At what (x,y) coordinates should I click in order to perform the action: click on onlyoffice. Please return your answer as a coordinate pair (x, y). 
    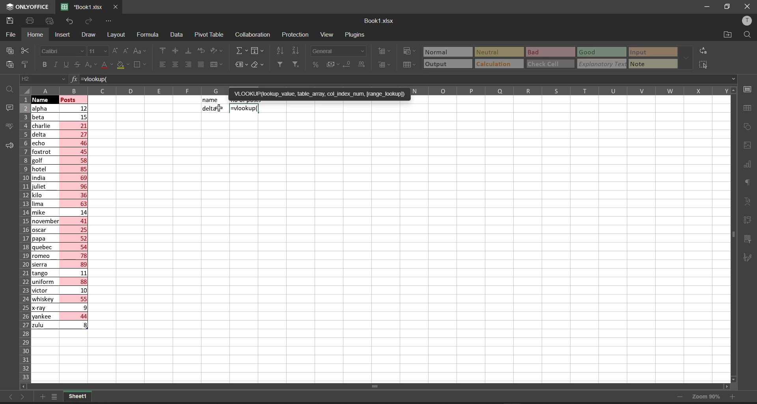
    Looking at the image, I should click on (28, 8).